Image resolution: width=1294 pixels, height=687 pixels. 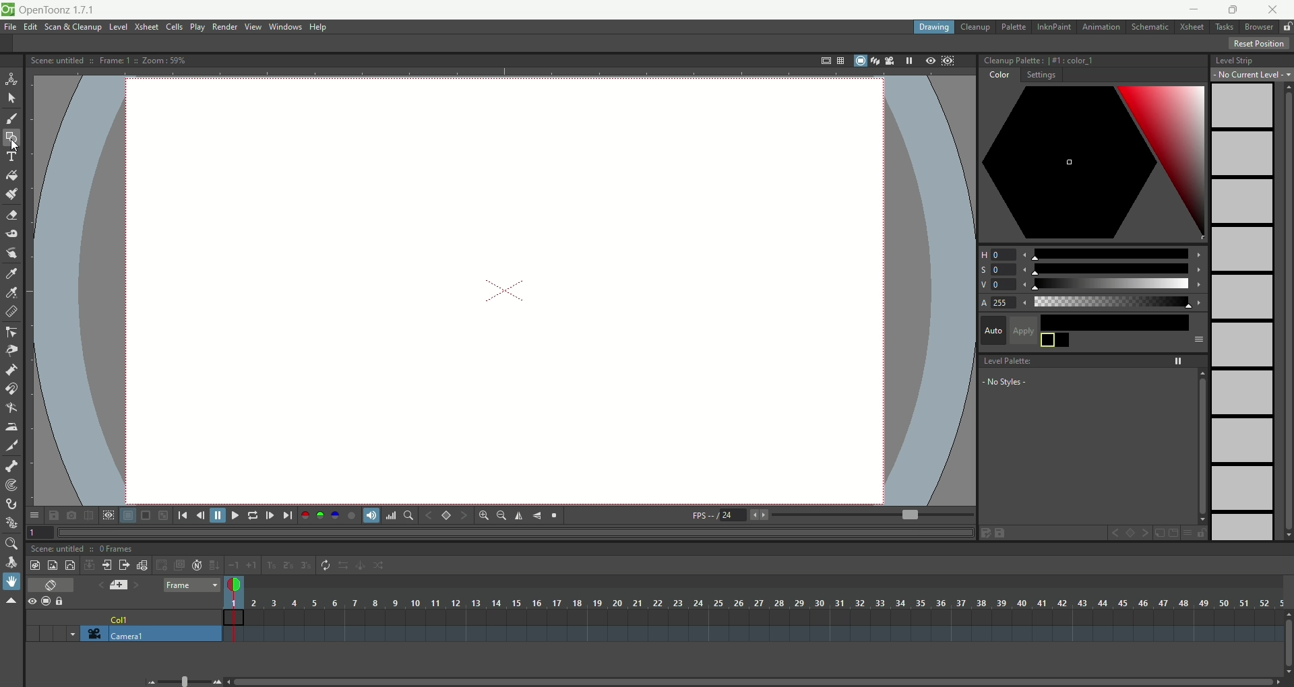 I want to click on duplicate drawing, so click(x=180, y=565).